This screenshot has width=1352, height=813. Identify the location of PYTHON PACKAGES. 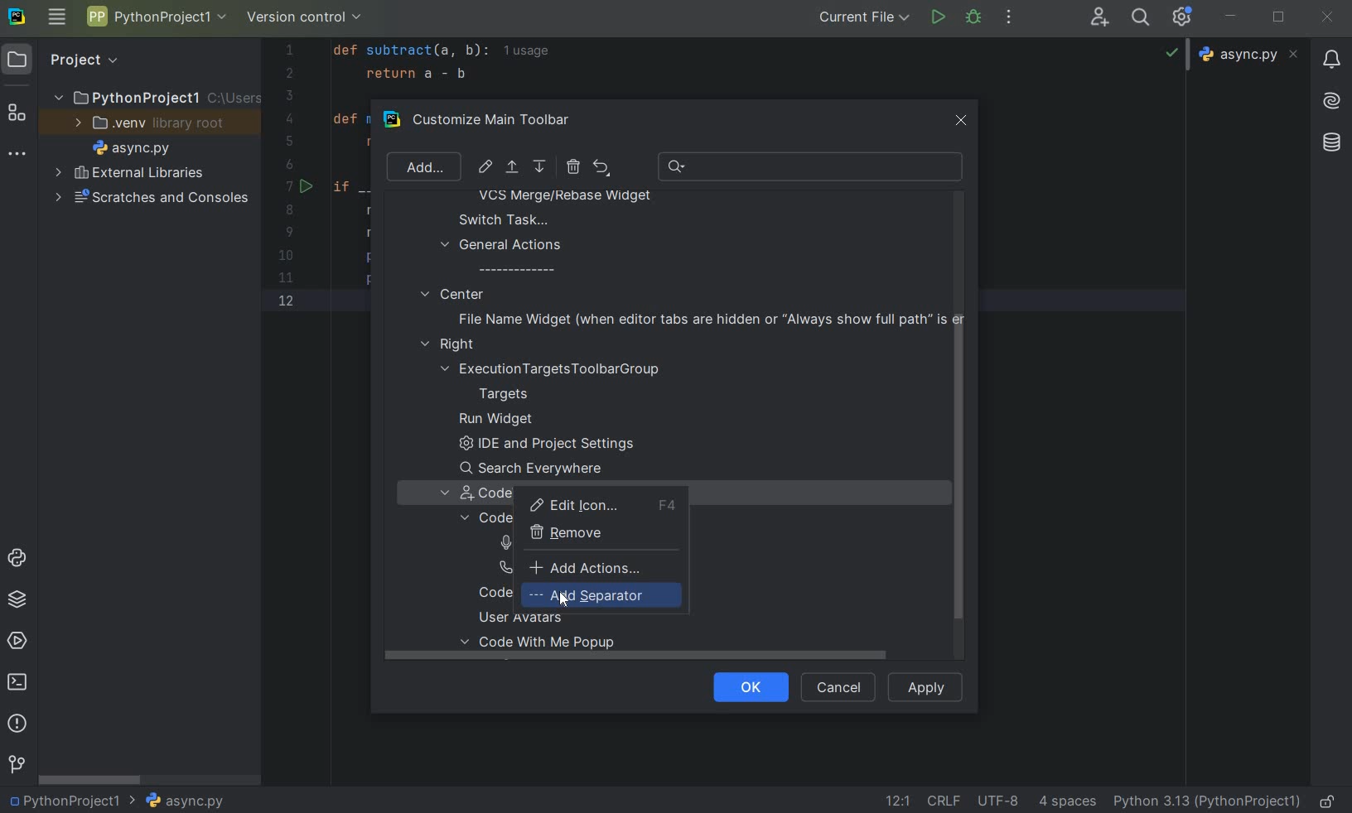
(17, 602).